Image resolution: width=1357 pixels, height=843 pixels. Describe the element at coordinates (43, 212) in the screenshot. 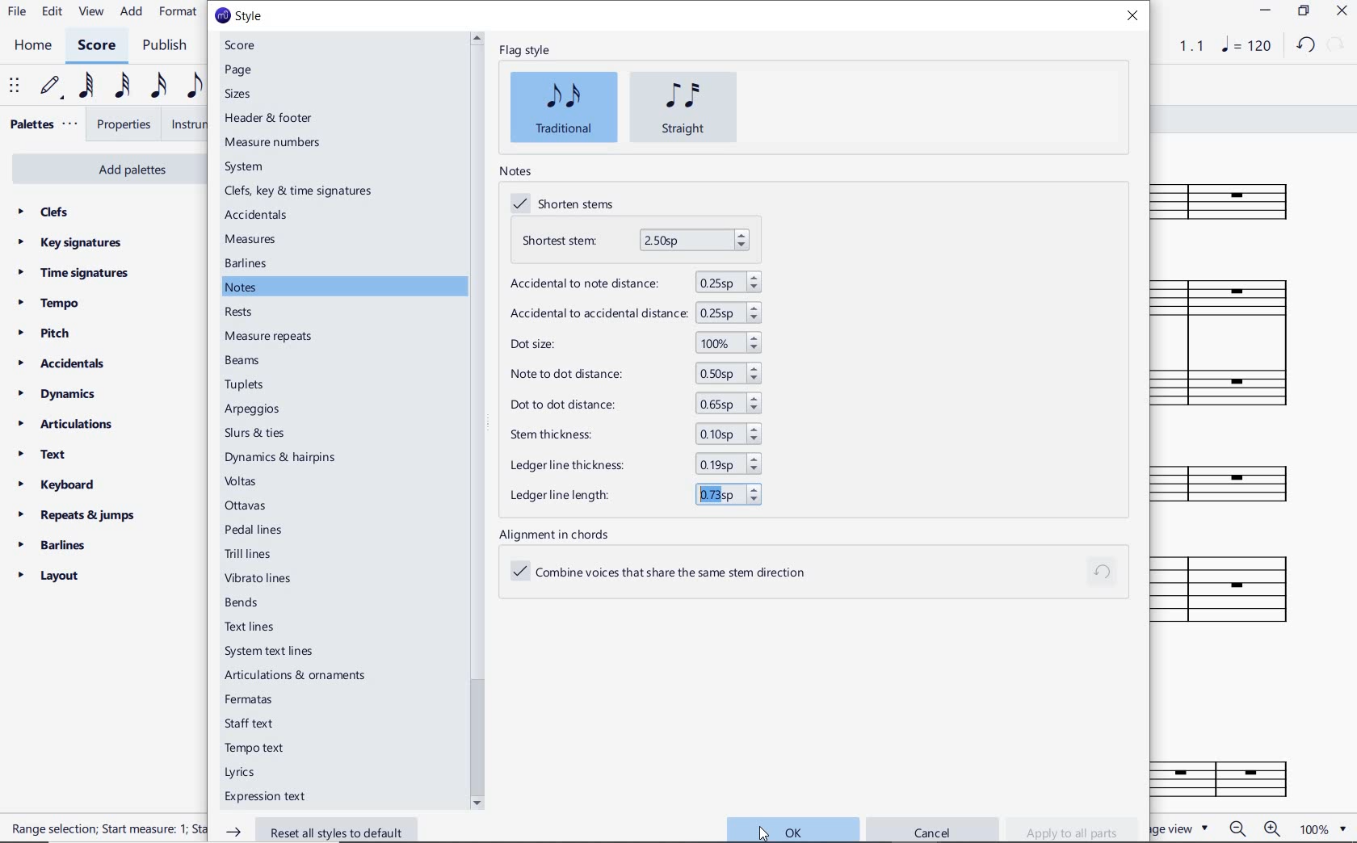

I see `clefs` at that location.